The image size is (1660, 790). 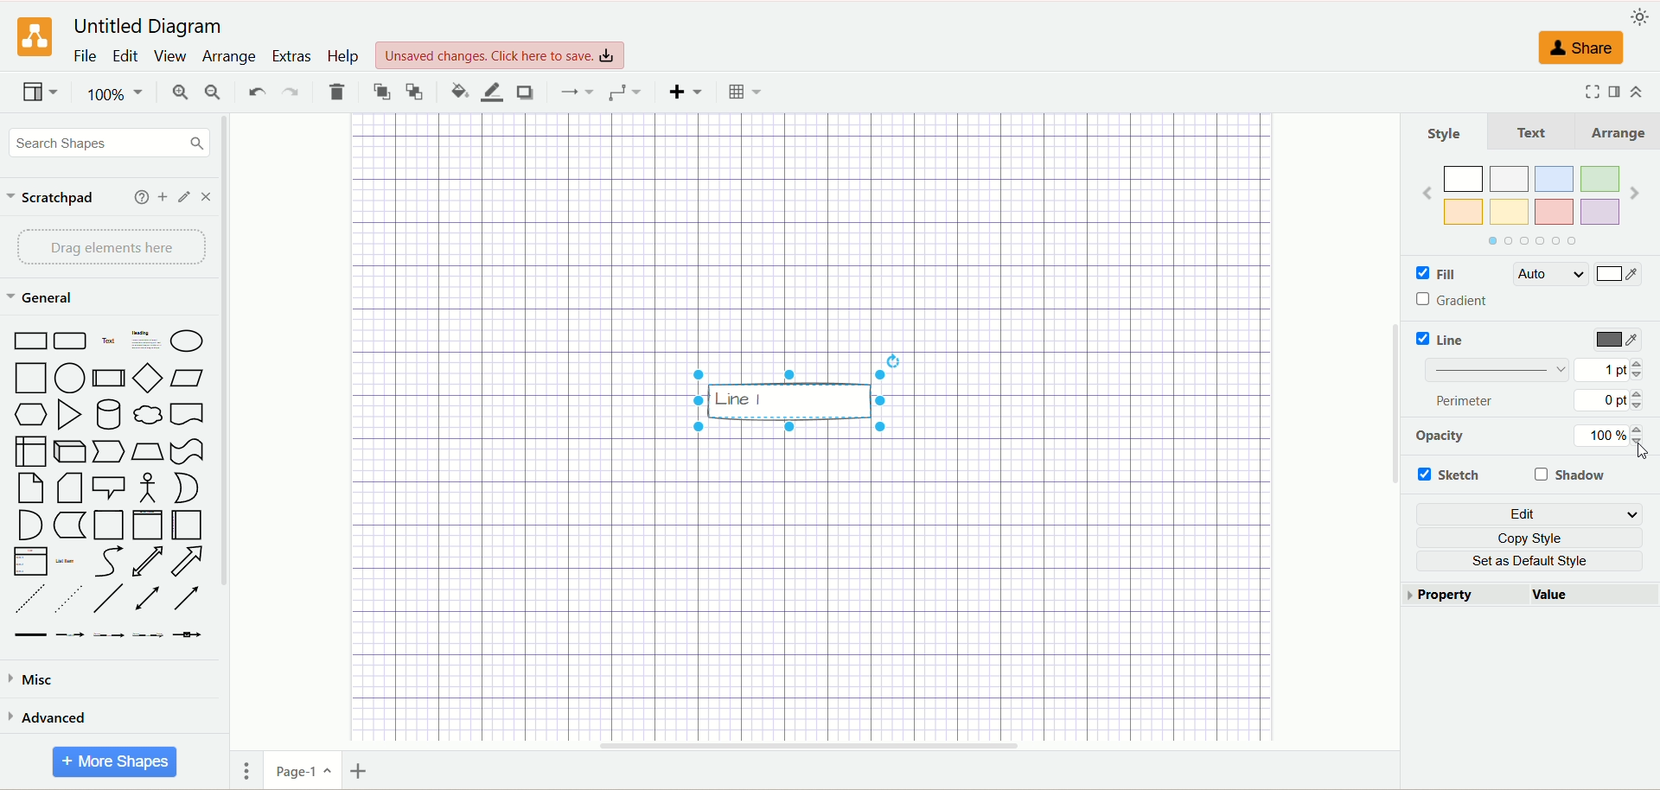 What do you see at coordinates (107, 379) in the screenshot?
I see `Process` at bounding box center [107, 379].